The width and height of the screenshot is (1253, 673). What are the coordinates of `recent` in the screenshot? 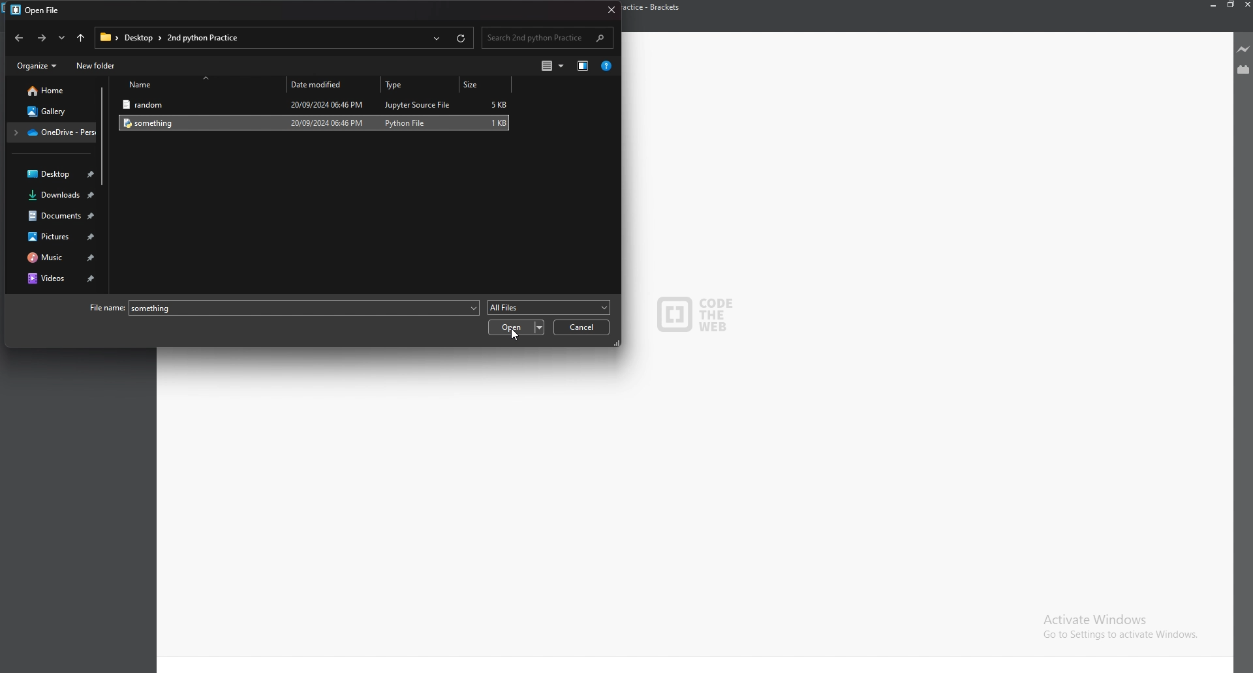 It's located at (435, 38).